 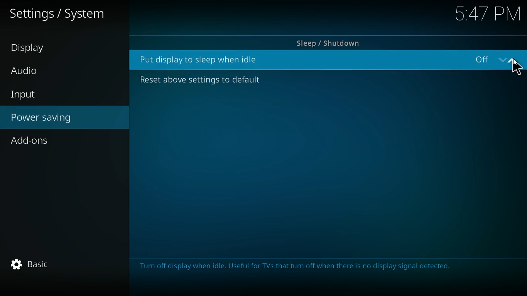 What do you see at coordinates (54, 94) in the screenshot?
I see `input` at bounding box center [54, 94].